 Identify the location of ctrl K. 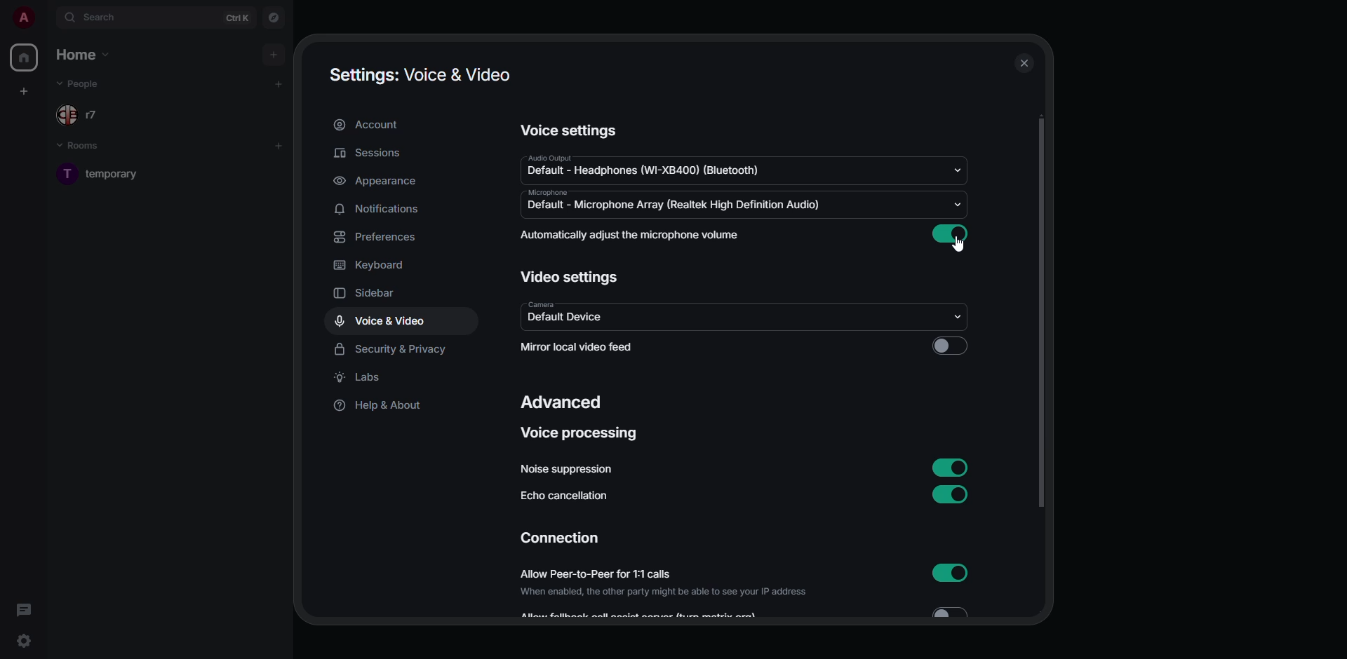
(240, 18).